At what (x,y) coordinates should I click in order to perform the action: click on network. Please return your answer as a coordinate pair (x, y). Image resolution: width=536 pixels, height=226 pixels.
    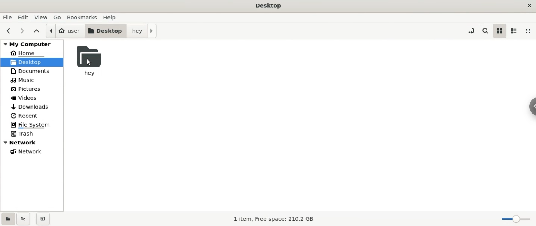
    Looking at the image, I should click on (27, 151).